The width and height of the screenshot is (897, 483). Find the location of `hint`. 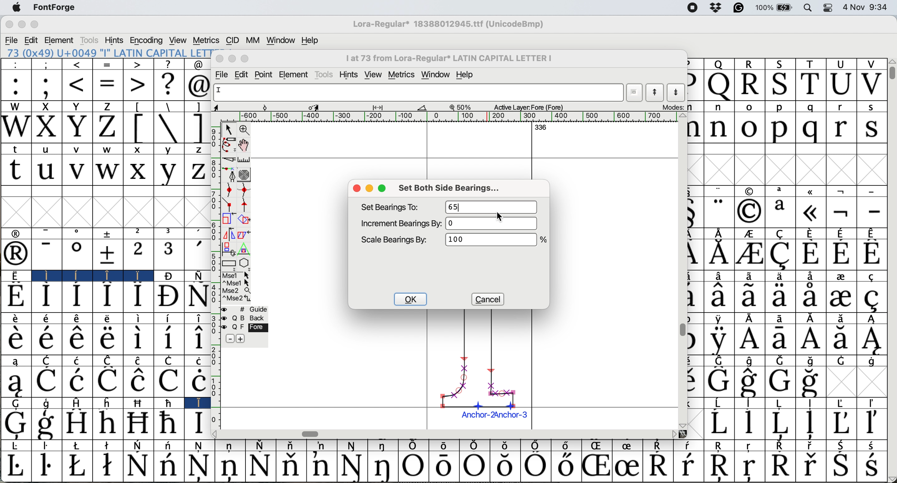

hint is located at coordinates (349, 74).